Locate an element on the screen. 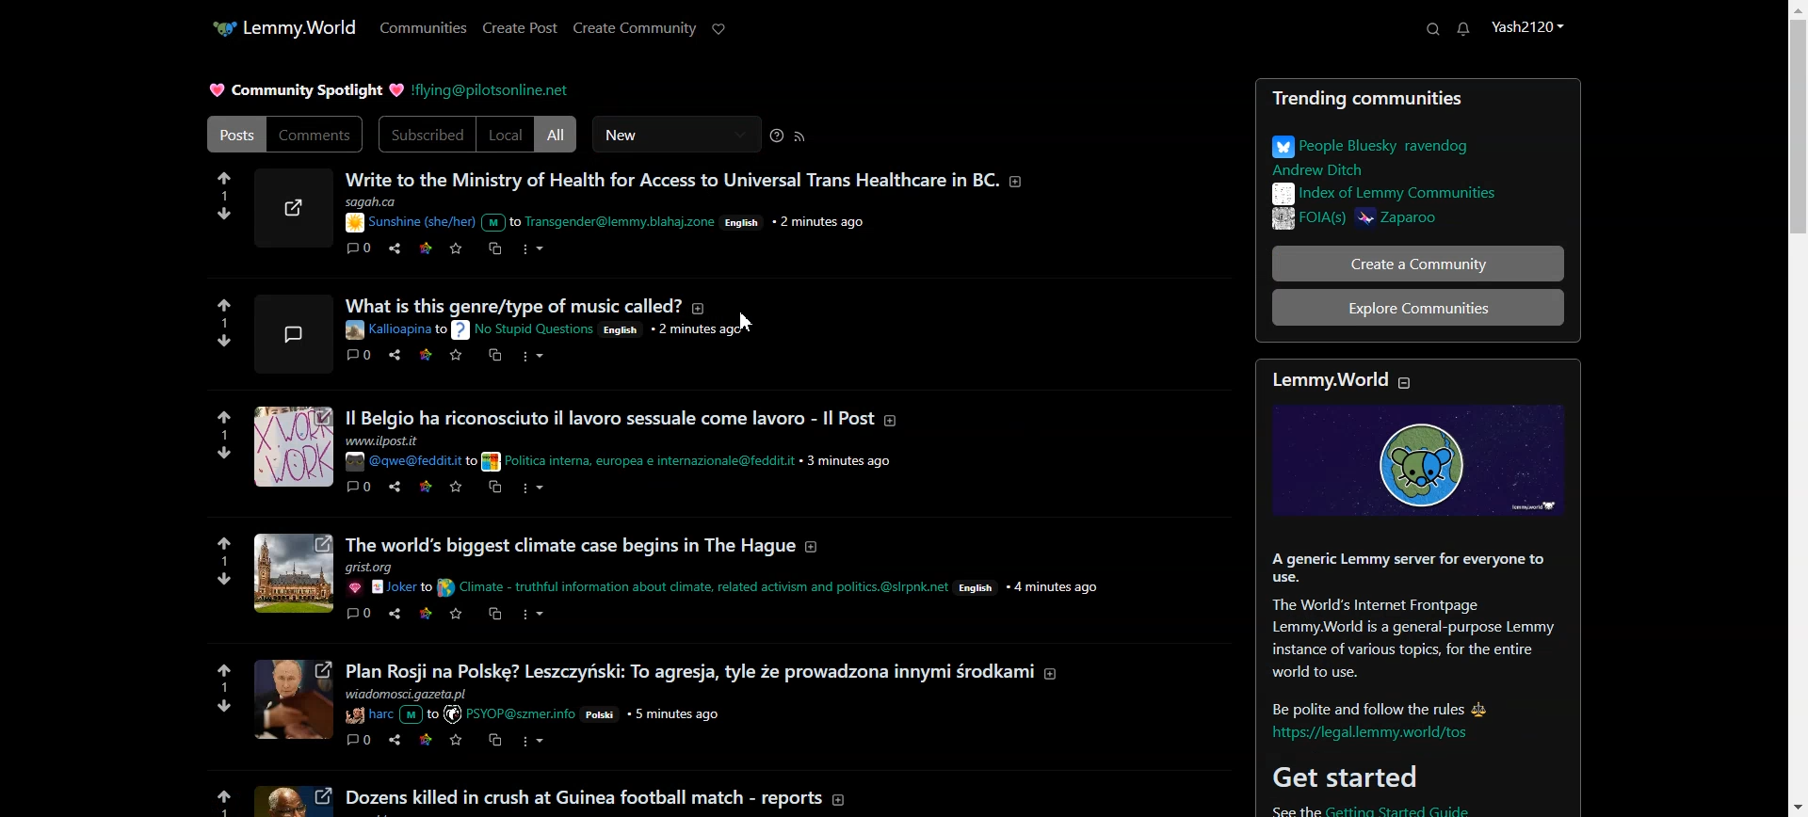  Share is located at coordinates (394, 248).